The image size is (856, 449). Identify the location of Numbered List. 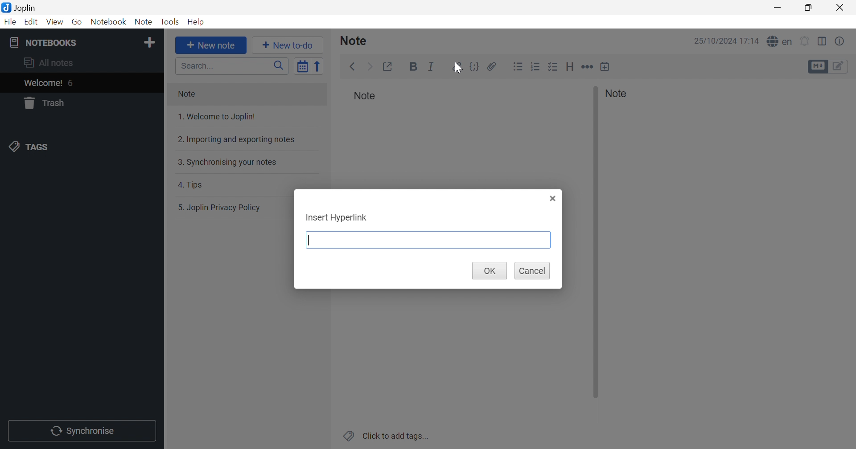
(535, 66).